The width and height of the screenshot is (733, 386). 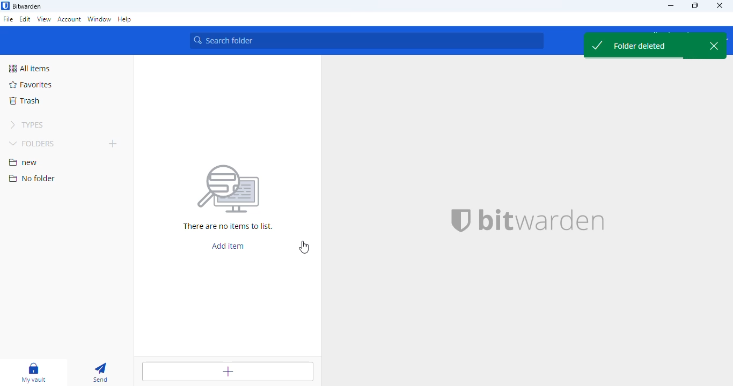 I want to click on edit, so click(x=25, y=20).